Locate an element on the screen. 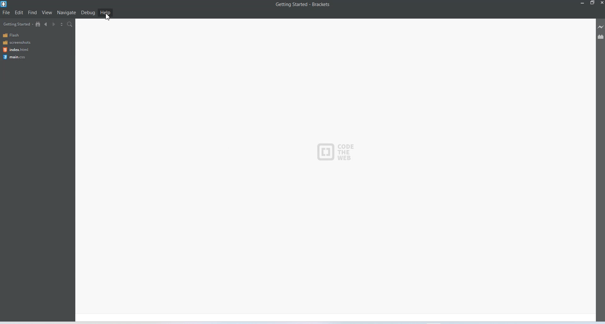  Edit is located at coordinates (19, 13).